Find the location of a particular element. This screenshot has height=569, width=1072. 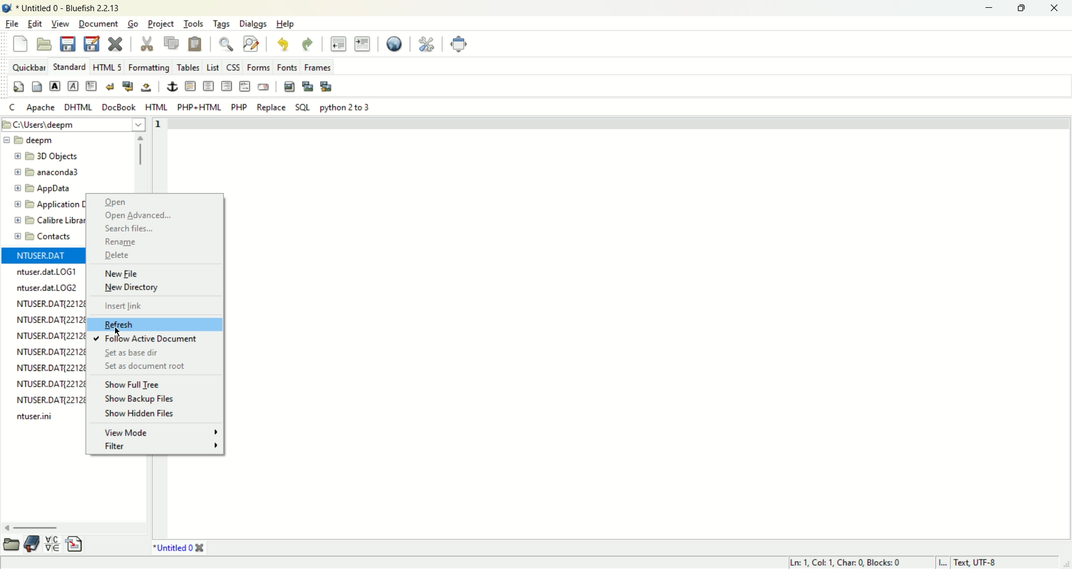

show backup files is located at coordinates (137, 399).